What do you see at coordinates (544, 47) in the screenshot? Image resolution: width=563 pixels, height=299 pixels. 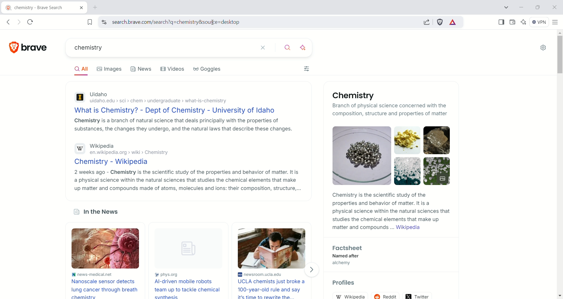 I see `settings` at bounding box center [544, 47].